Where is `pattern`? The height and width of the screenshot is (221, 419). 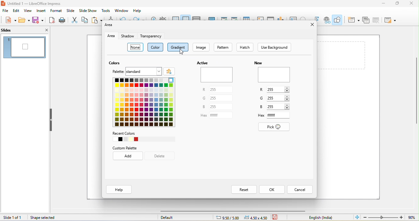
pattern is located at coordinates (224, 47).